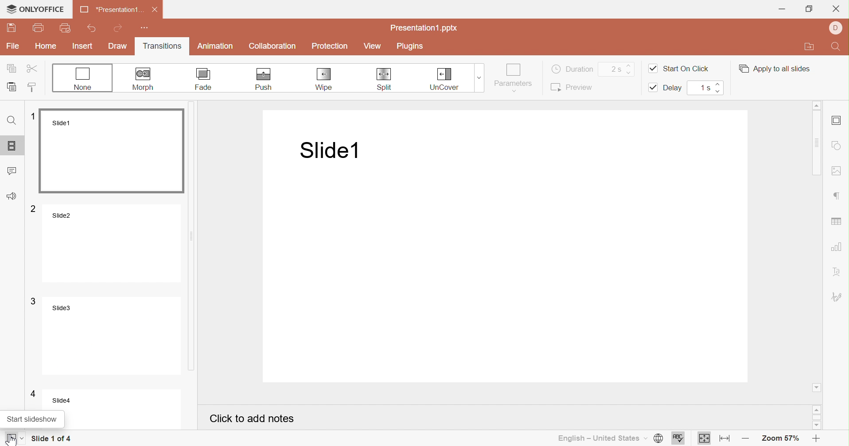 This screenshot has height=446, width=849. Describe the element at coordinates (13, 144) in the screenshot. I see `Slides` at that location.